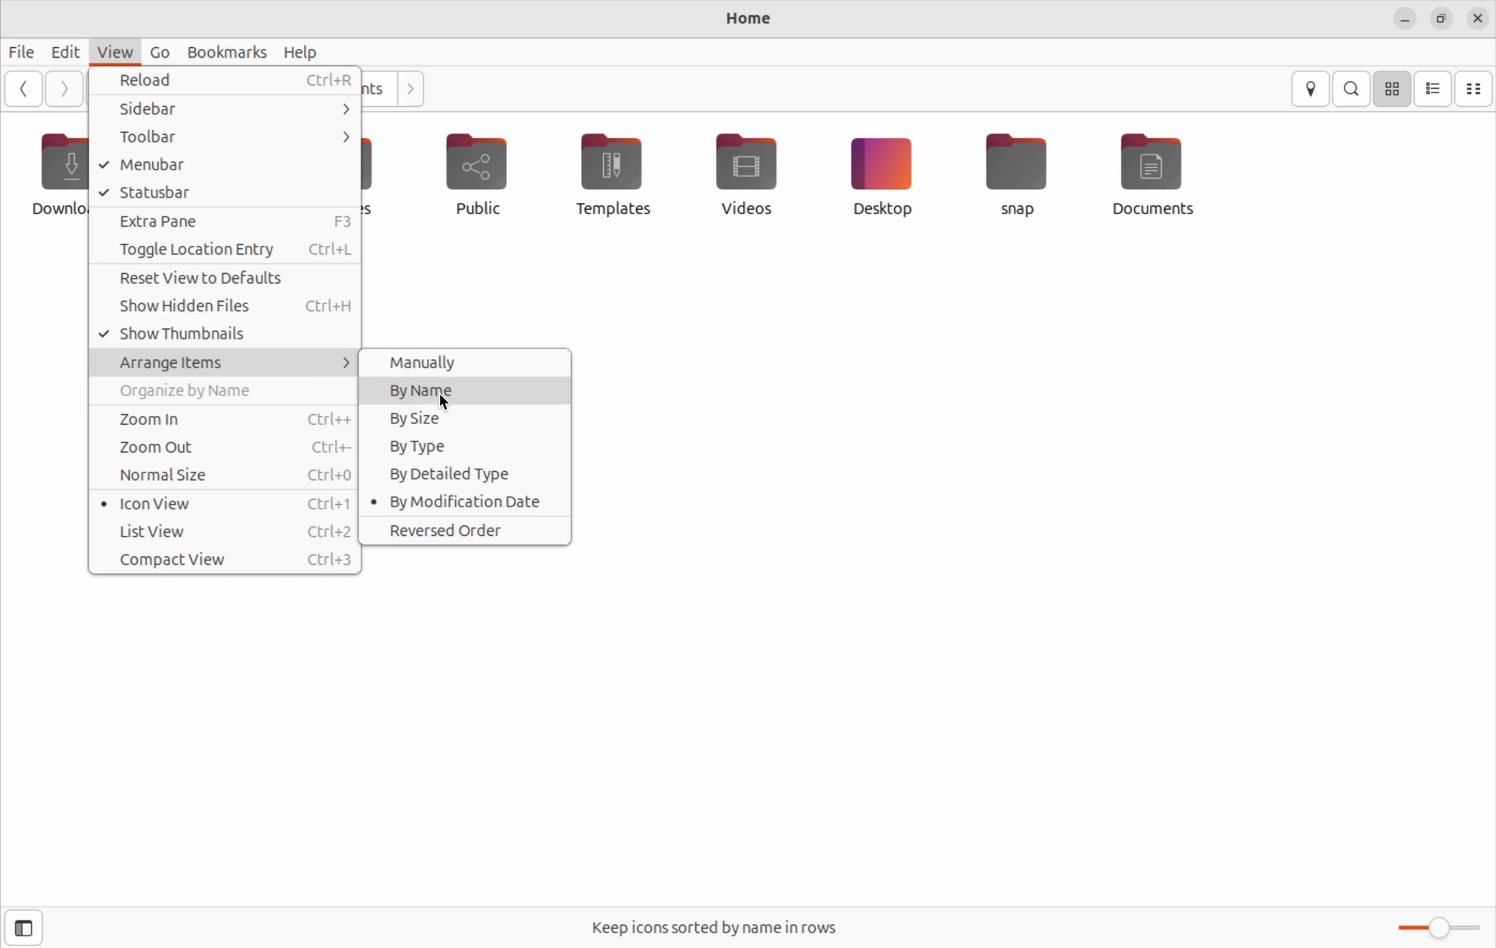 The image size is (1496, 948). Describe the element at coordinates (226, 477) in the screenshot. I see `normal size` at that location.